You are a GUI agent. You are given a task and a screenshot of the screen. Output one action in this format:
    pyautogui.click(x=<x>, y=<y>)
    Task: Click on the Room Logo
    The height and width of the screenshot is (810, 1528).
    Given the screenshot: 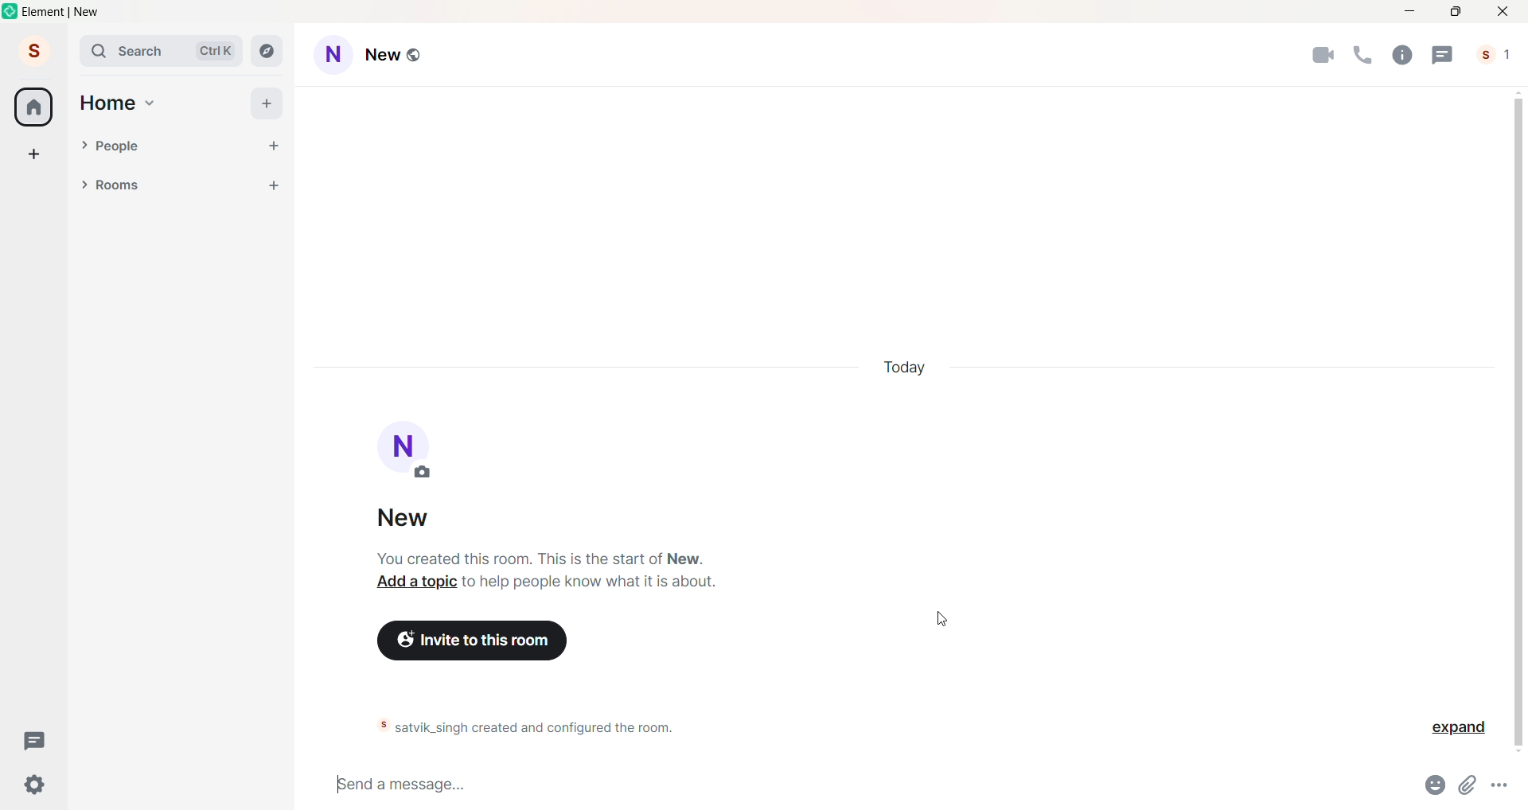 What is the action you would take?
    pyautogui.click(x=333, y=56)
    